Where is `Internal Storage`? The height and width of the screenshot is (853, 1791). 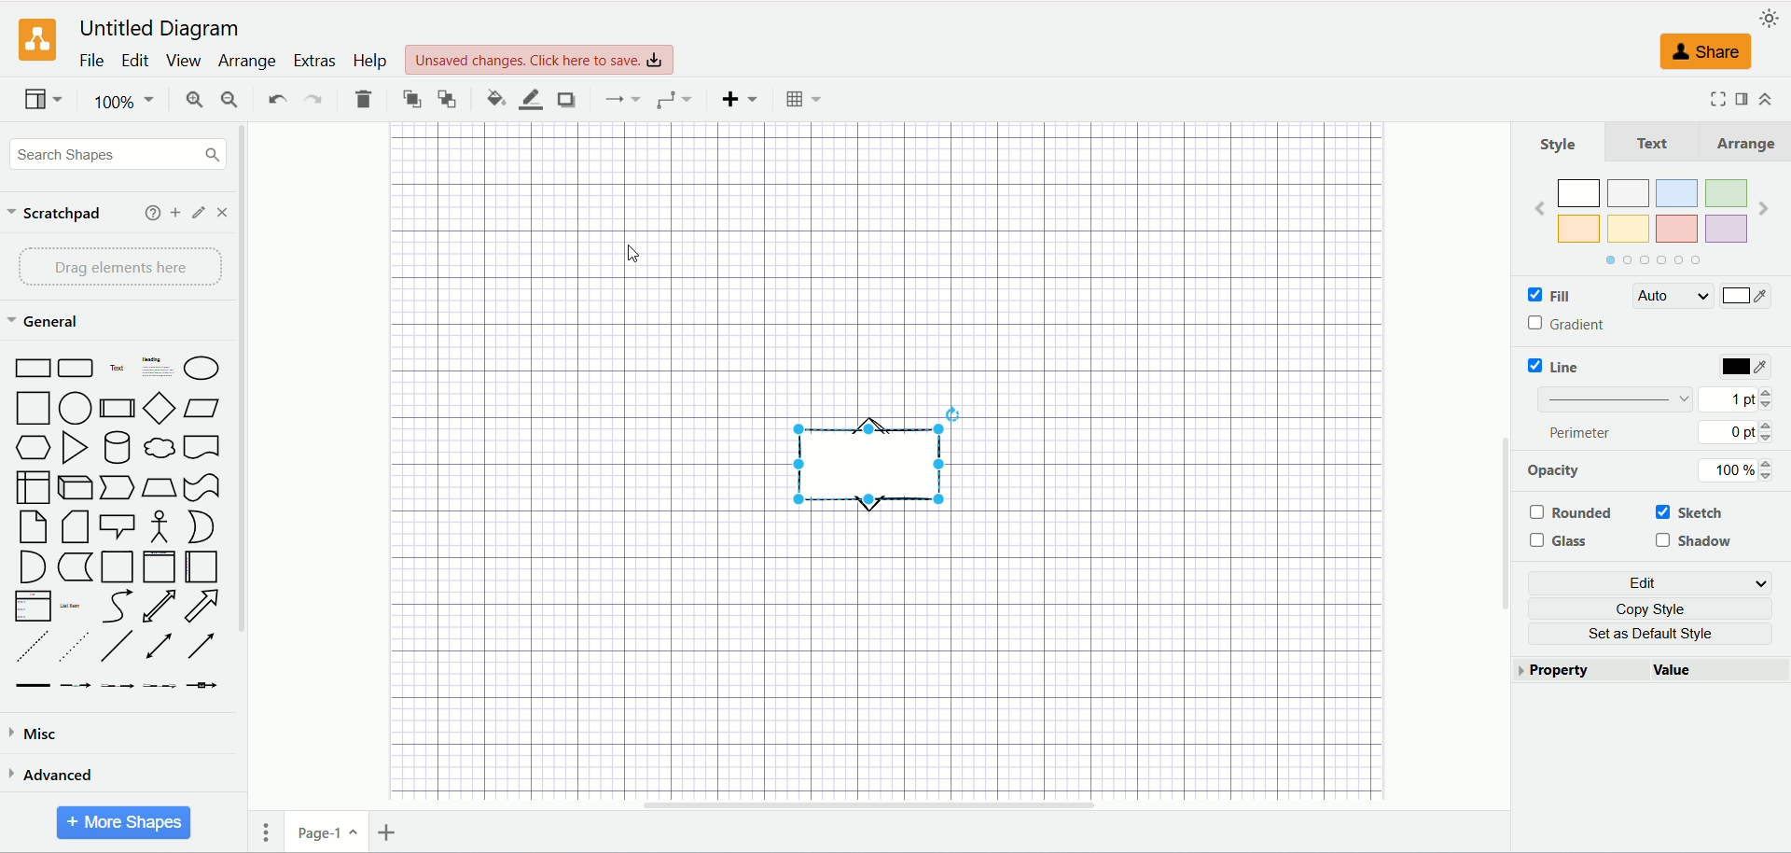
Internal Storage is located at coordinates (29, 487).